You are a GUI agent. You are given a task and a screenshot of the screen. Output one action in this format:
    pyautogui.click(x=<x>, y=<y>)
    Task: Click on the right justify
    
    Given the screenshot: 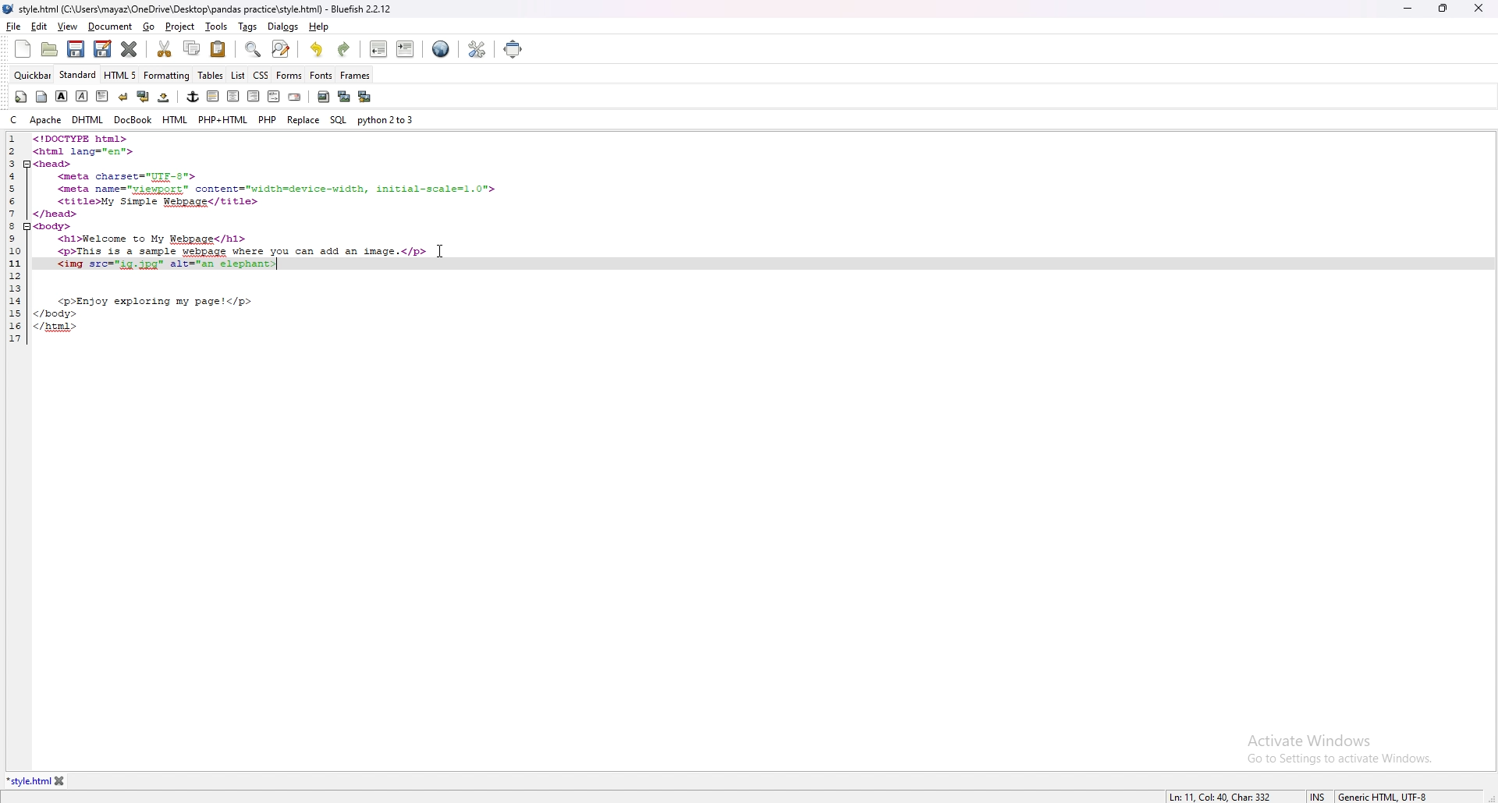 What is the action you would take?
    pyautogui.click(x=254, y=97)
    